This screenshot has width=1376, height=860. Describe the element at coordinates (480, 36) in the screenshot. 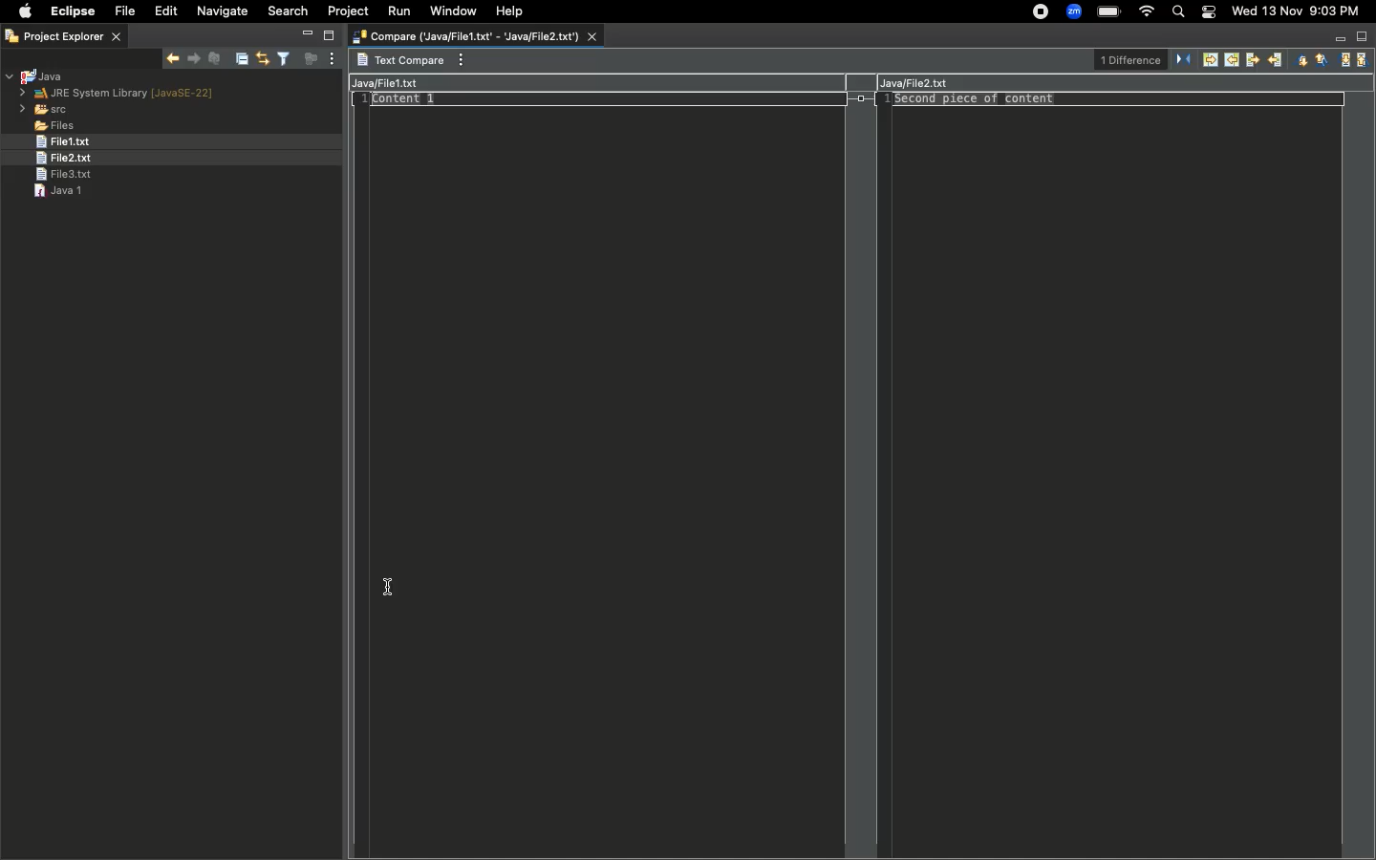

I see `Compare Java file 1 with java file 2` at that location.